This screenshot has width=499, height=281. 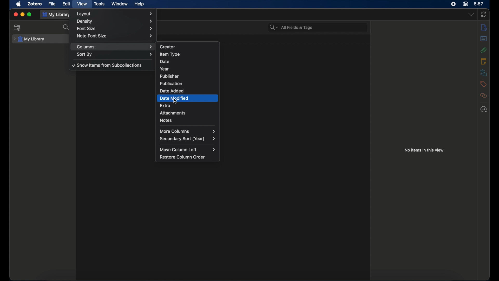 I want to click on sync, so click(x=484, y=15).